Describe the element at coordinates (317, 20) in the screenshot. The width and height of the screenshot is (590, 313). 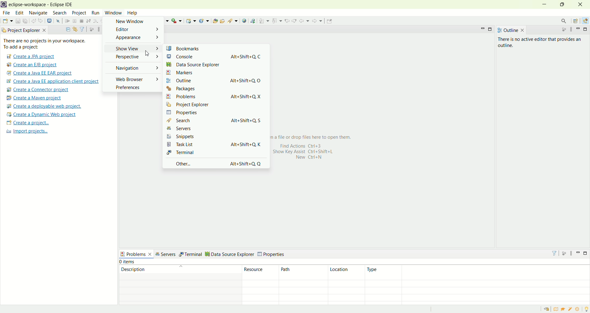
I see `forward` at that location.